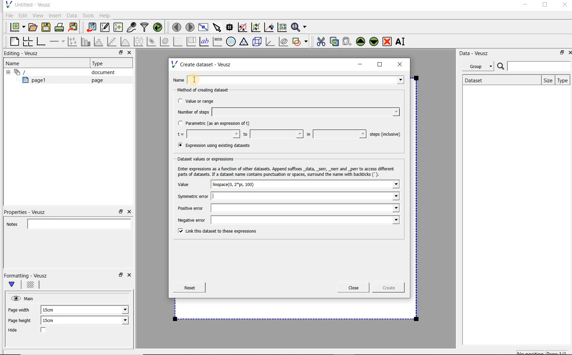  Describe the element at coordinates (37, 81) in the screenshot. I see `page1` at that location.